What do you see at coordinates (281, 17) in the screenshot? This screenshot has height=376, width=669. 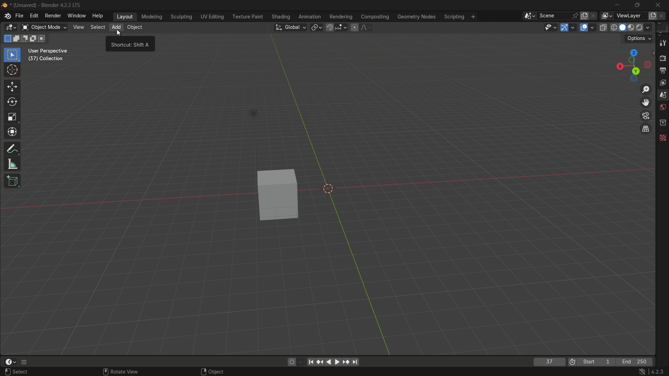 I see `shading menu` at bounding box center [281, 17].